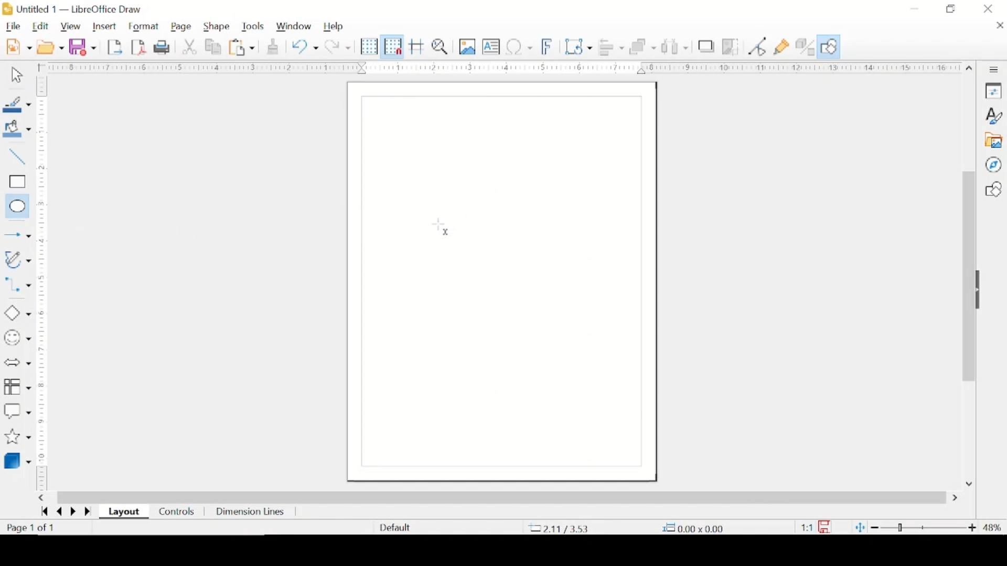  I want to click on toggle point edit mode , so click(758, 47).